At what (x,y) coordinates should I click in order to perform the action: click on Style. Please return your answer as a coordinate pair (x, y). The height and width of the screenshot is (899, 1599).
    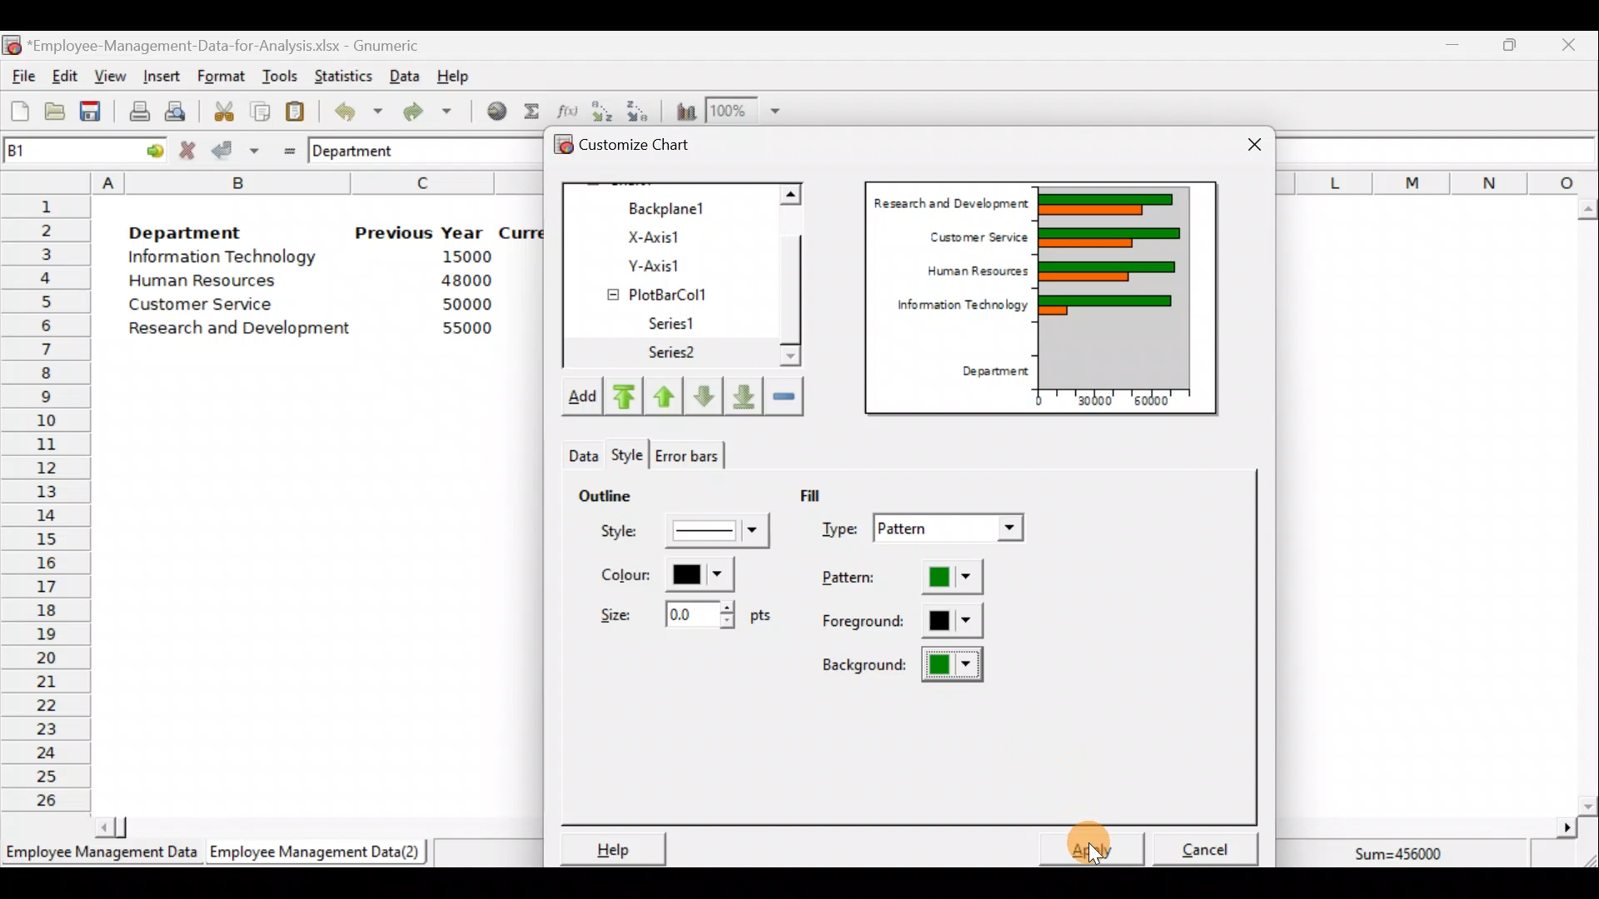
    Looking at the image, I should click on (580, 451).